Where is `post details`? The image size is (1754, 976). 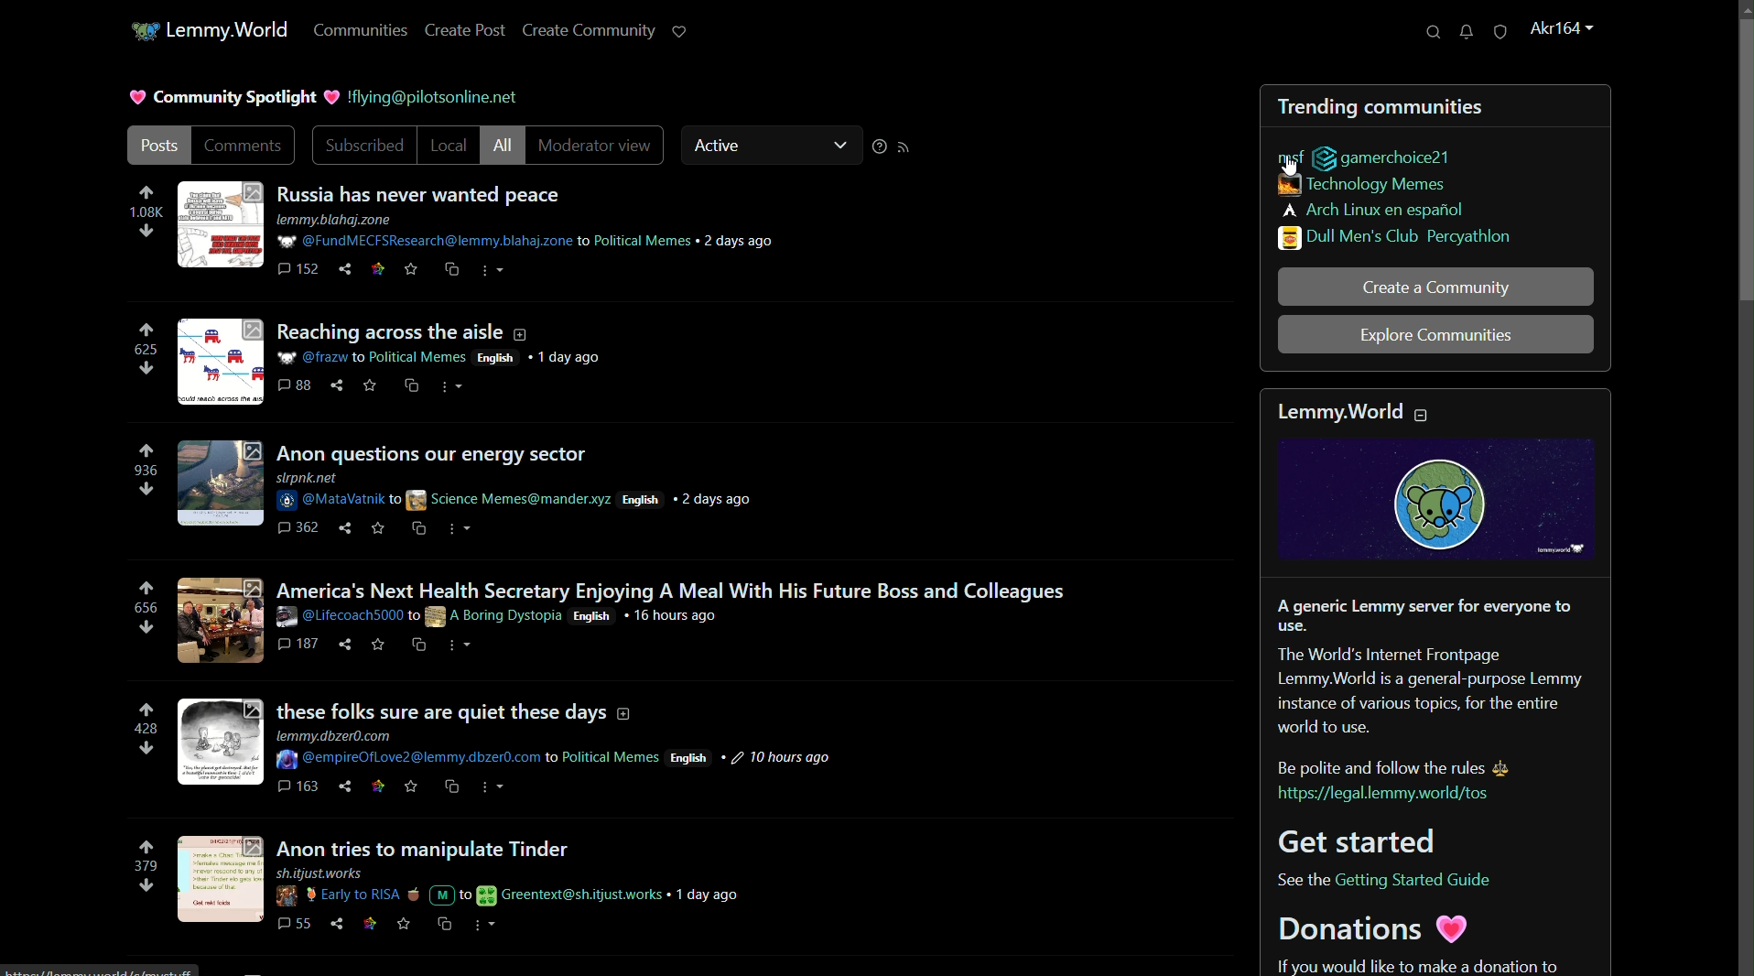
post details is located at coordinates (535, 231).